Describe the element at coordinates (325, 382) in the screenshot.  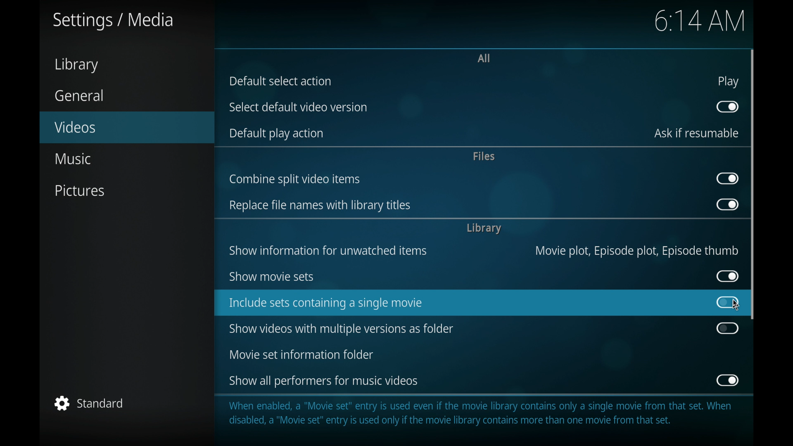
I see `show all performers for music videos` at that location.